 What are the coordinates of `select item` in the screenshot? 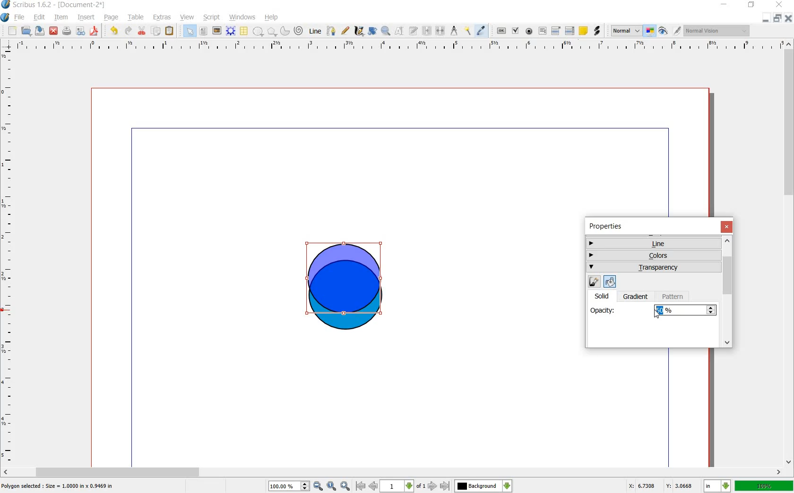 It's located at (190, 31).